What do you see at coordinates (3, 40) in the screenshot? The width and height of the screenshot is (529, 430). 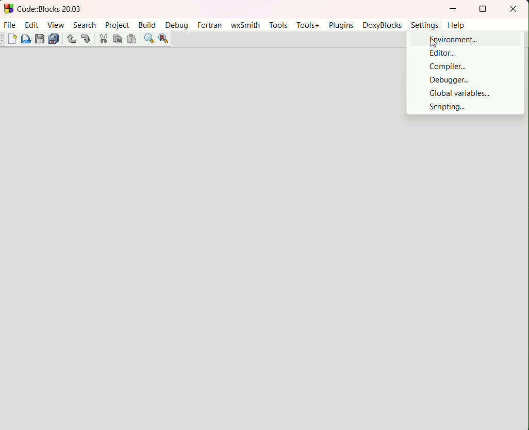 I see `` at bounding box center [3, 40].